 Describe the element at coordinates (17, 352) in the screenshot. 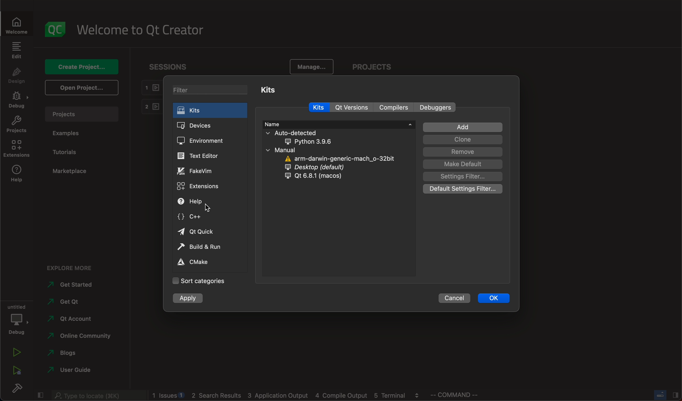

I see `run` at that location.